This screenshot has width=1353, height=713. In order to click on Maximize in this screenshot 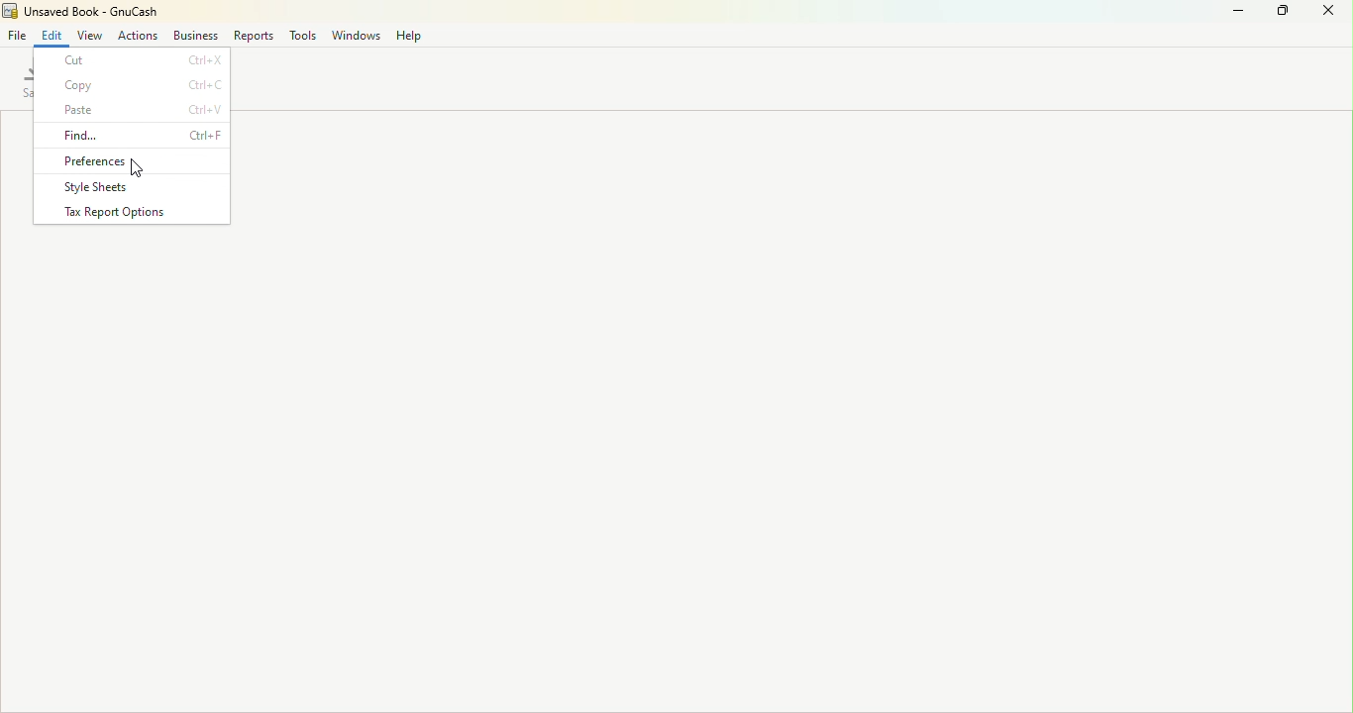, I will do `click(1281, 13)`.